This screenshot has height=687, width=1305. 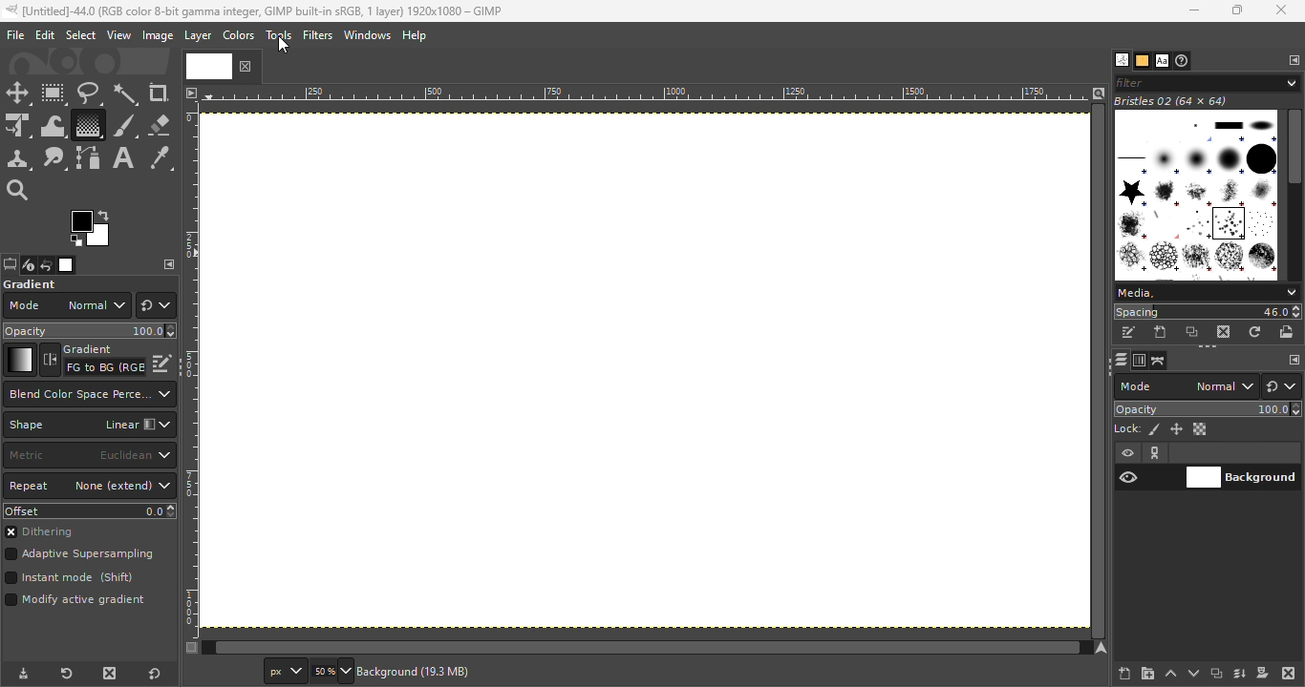 I want to click on Which color space to use when blending RGB gradient segments, so click(x=88, y=394).